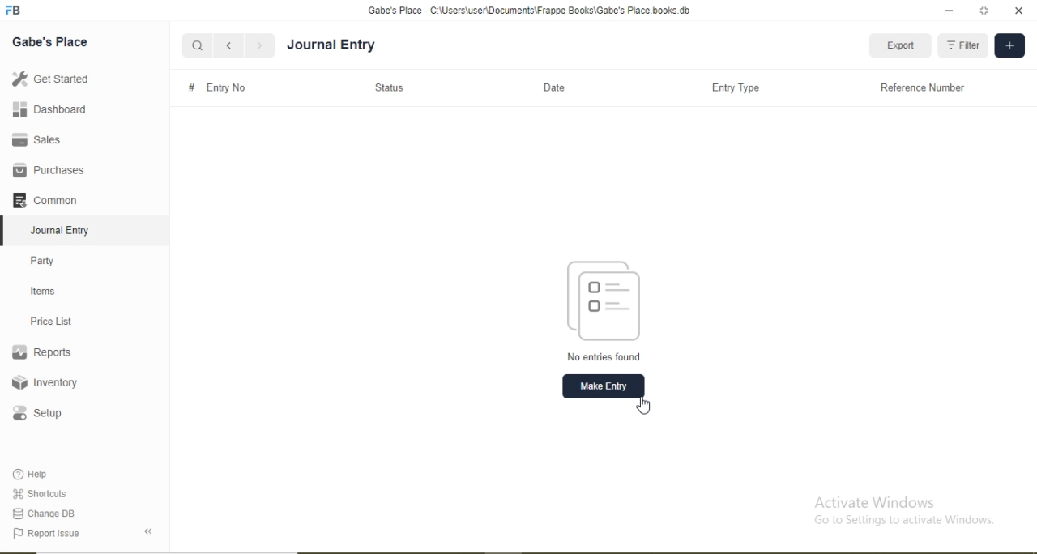  Describe the element at coordinates (49, 78) in the screenshot. I see `Get Started` at that location.